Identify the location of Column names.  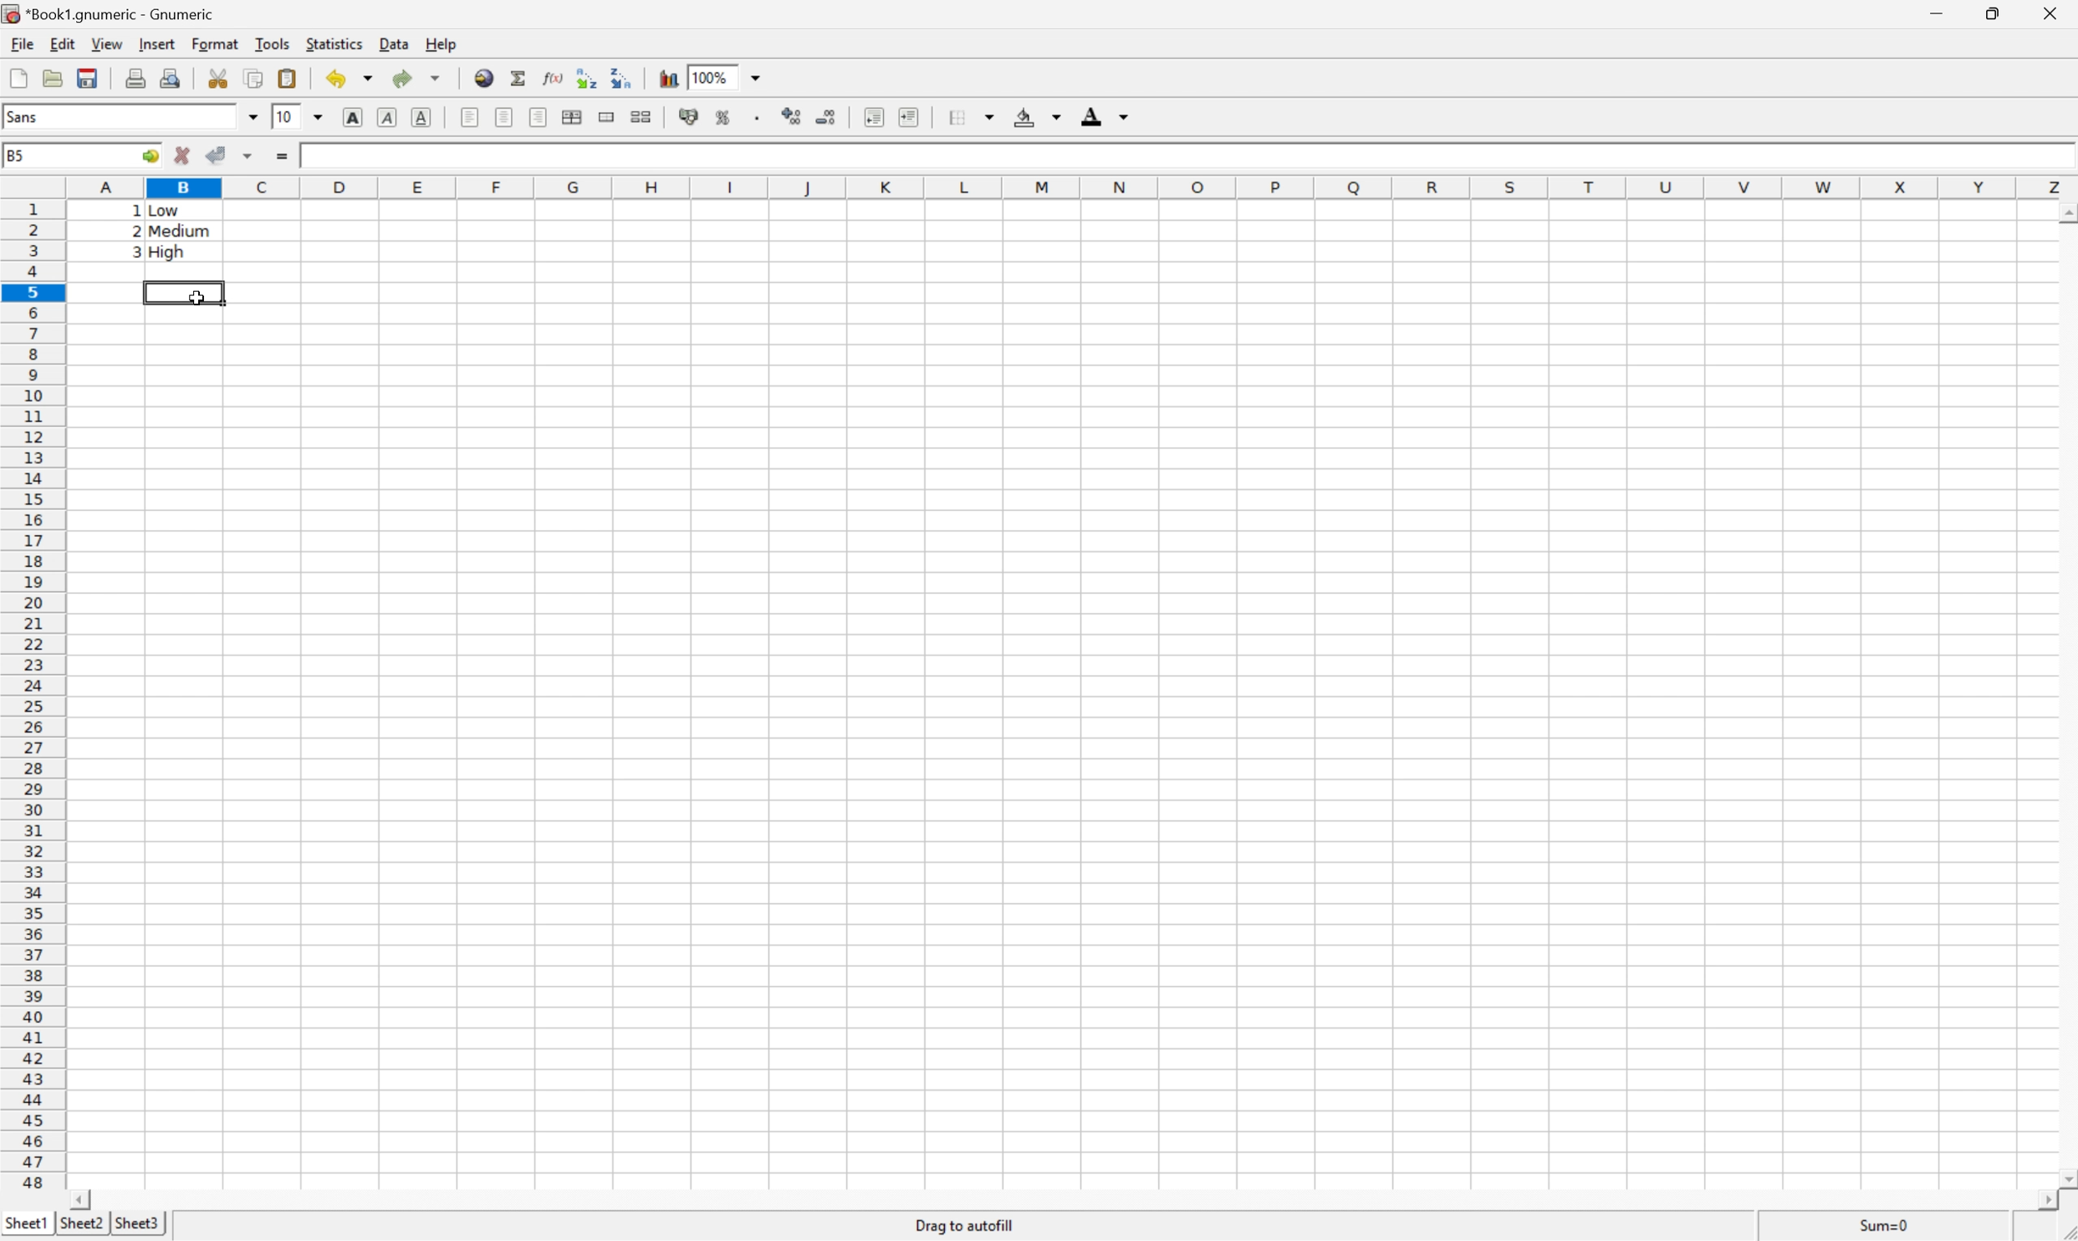
(1068, 187).